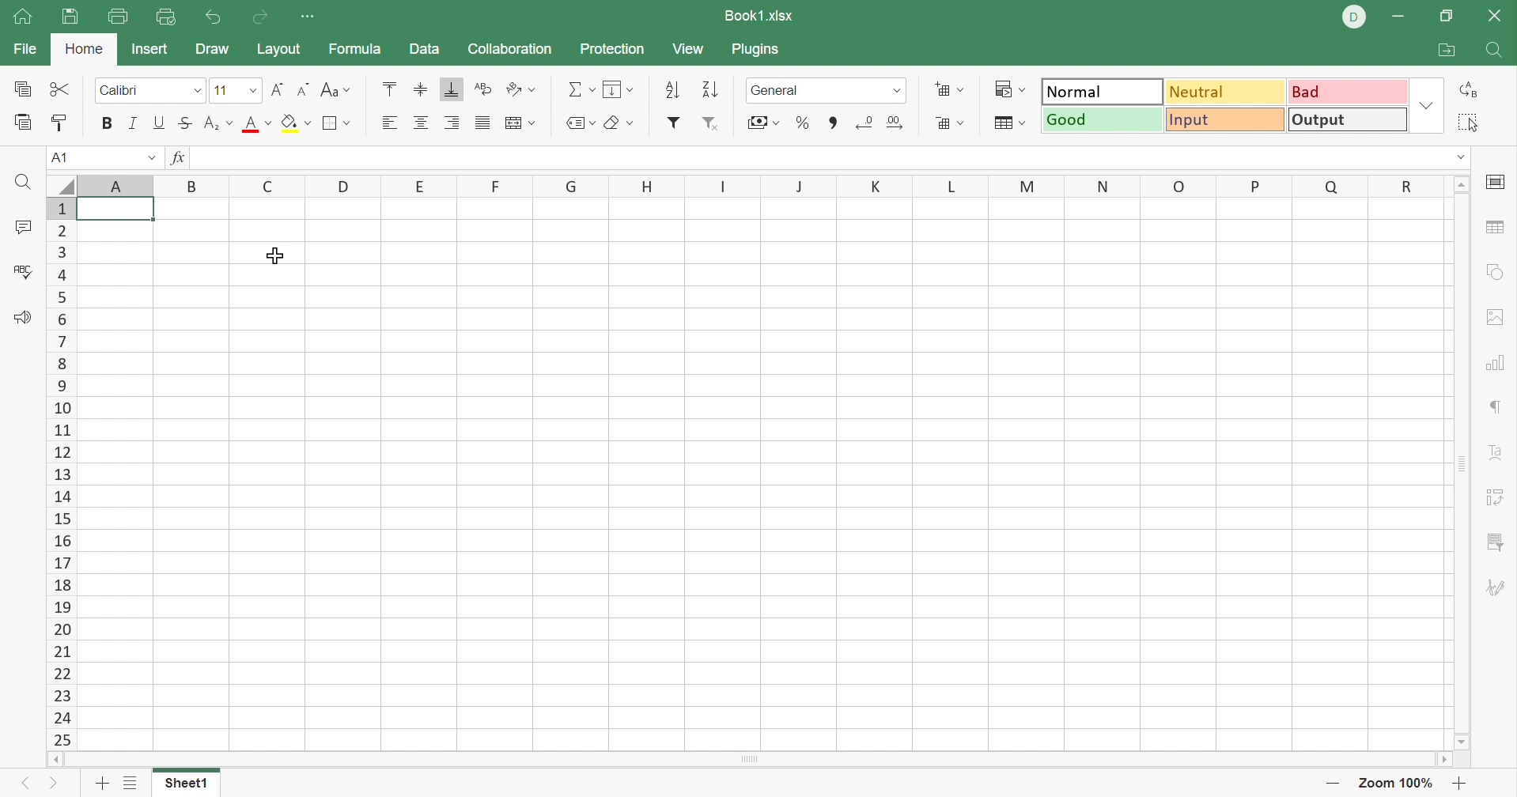 The height and width of the screenshot is (797, 1517). Describe the element at coordinates (1500, 319) in the screenshot. I see `Image settings` at that location.